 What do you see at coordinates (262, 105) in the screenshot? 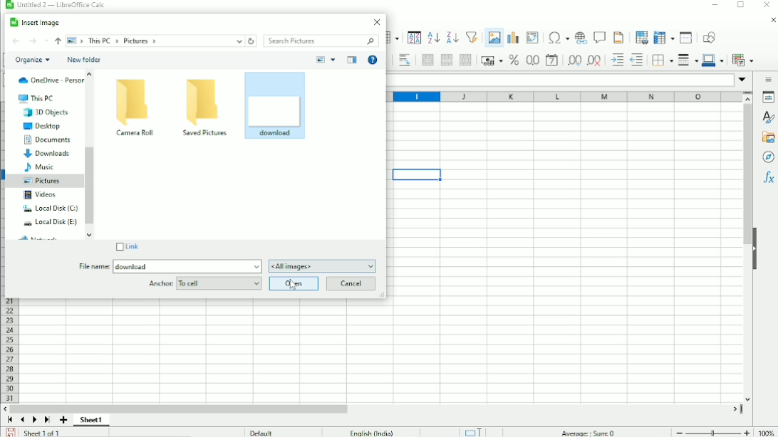
I see `download` at bounding box center [262, 105].